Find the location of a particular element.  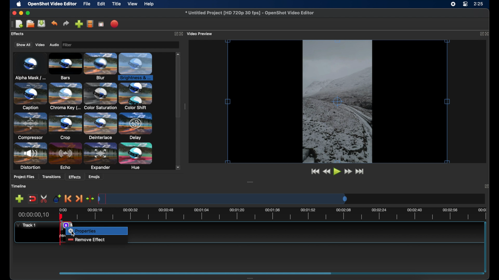

scroll down arrow is located at coordinates (179, 167).